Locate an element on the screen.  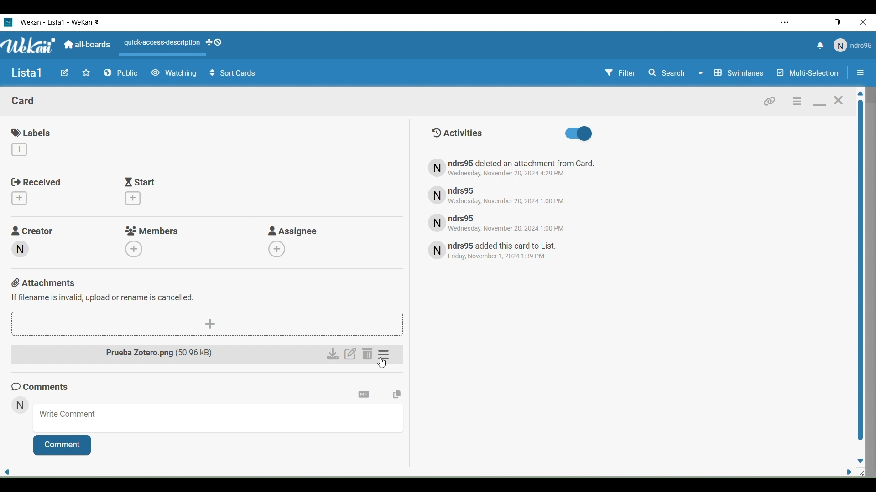
Comments is located at coordinates (43, 386).